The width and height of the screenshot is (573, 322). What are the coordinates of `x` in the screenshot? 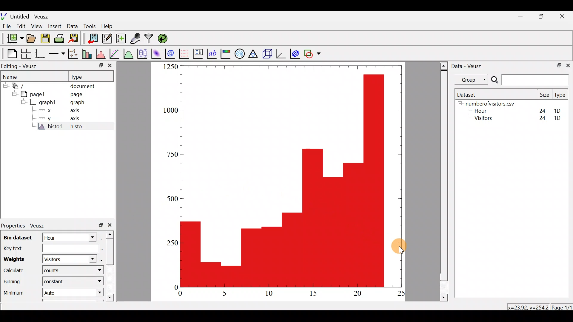 It's located at (49, 110).